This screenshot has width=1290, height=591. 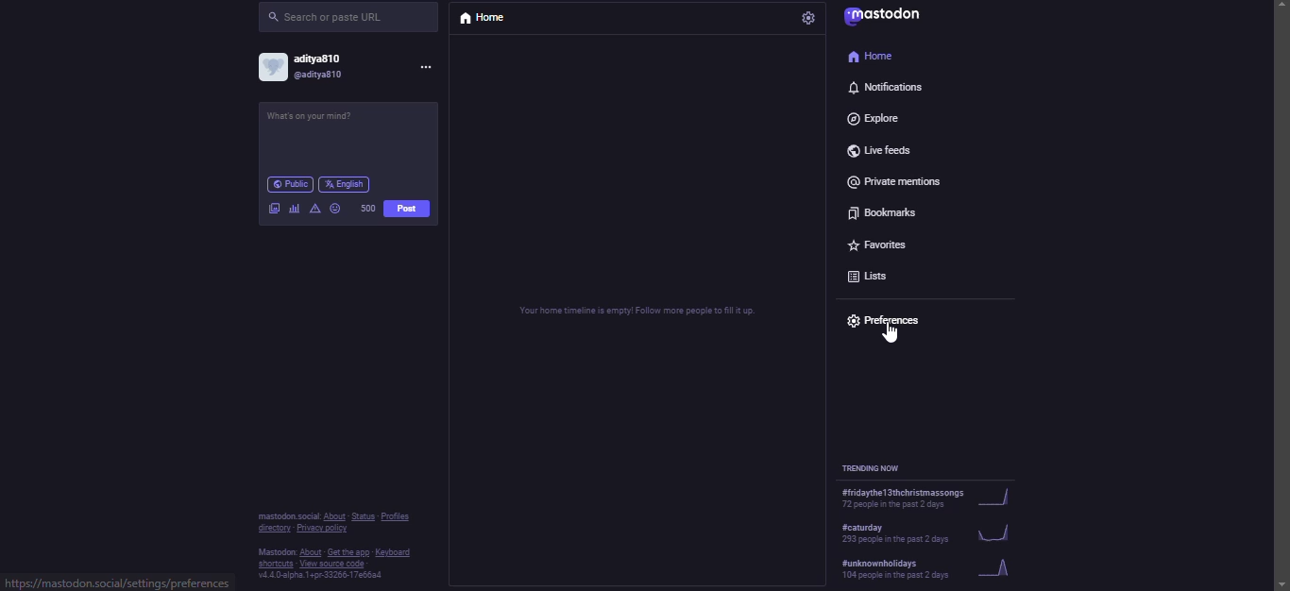 I want to click on 500, so click(x=367, y=207).